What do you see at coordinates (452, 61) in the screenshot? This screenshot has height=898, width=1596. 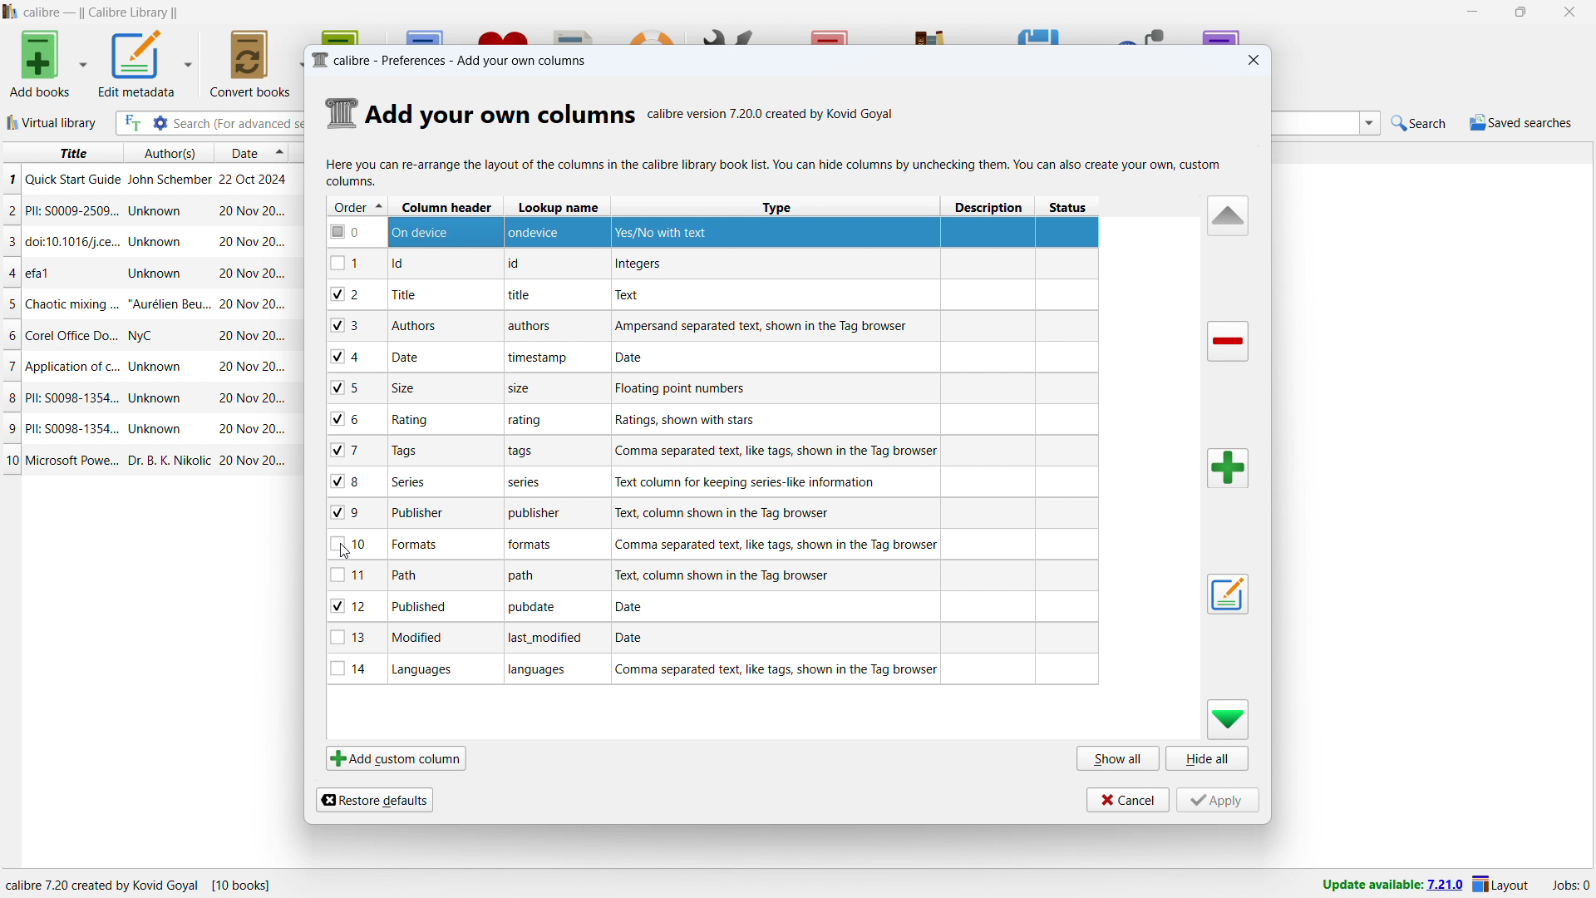 I see `preferences: add your own column` at bounding box center [452, 61].